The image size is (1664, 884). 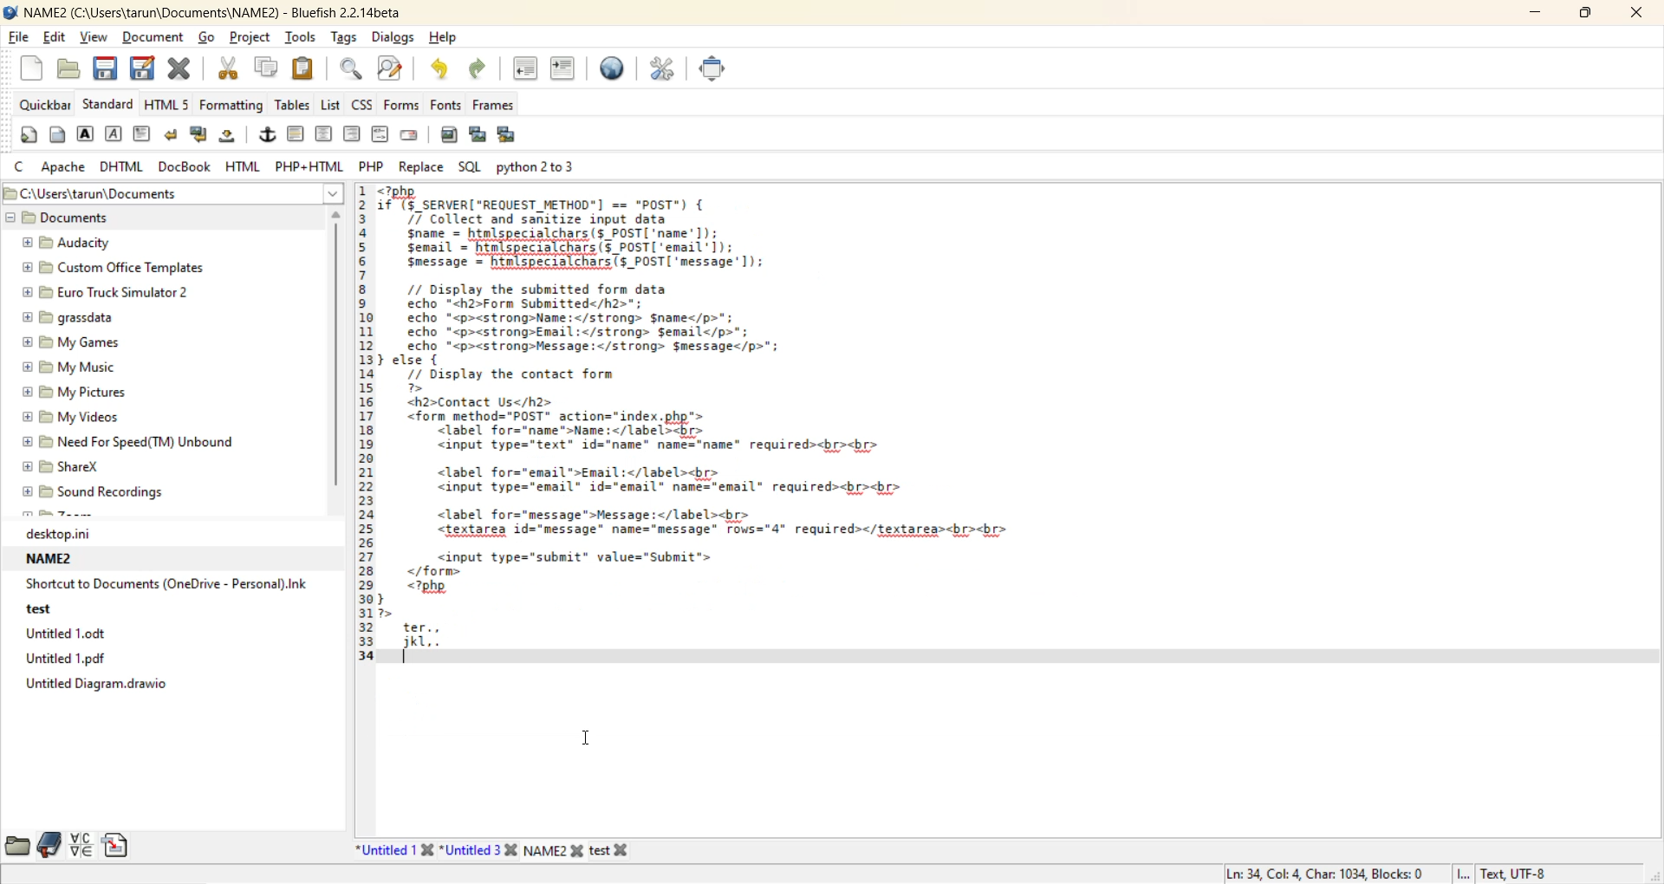 What do you see at coordinates (448, 104) in the screenshot?
I see `fonts` at bounding box center [448, 104].